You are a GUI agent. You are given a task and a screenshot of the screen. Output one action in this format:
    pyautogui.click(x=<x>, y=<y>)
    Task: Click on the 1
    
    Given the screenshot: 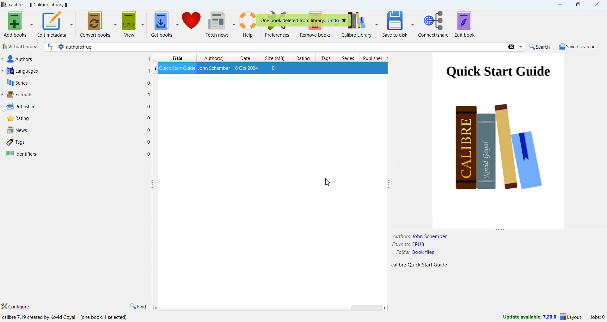 What is the action you would take?
    pyautogui.click(x=149, y=59)
    